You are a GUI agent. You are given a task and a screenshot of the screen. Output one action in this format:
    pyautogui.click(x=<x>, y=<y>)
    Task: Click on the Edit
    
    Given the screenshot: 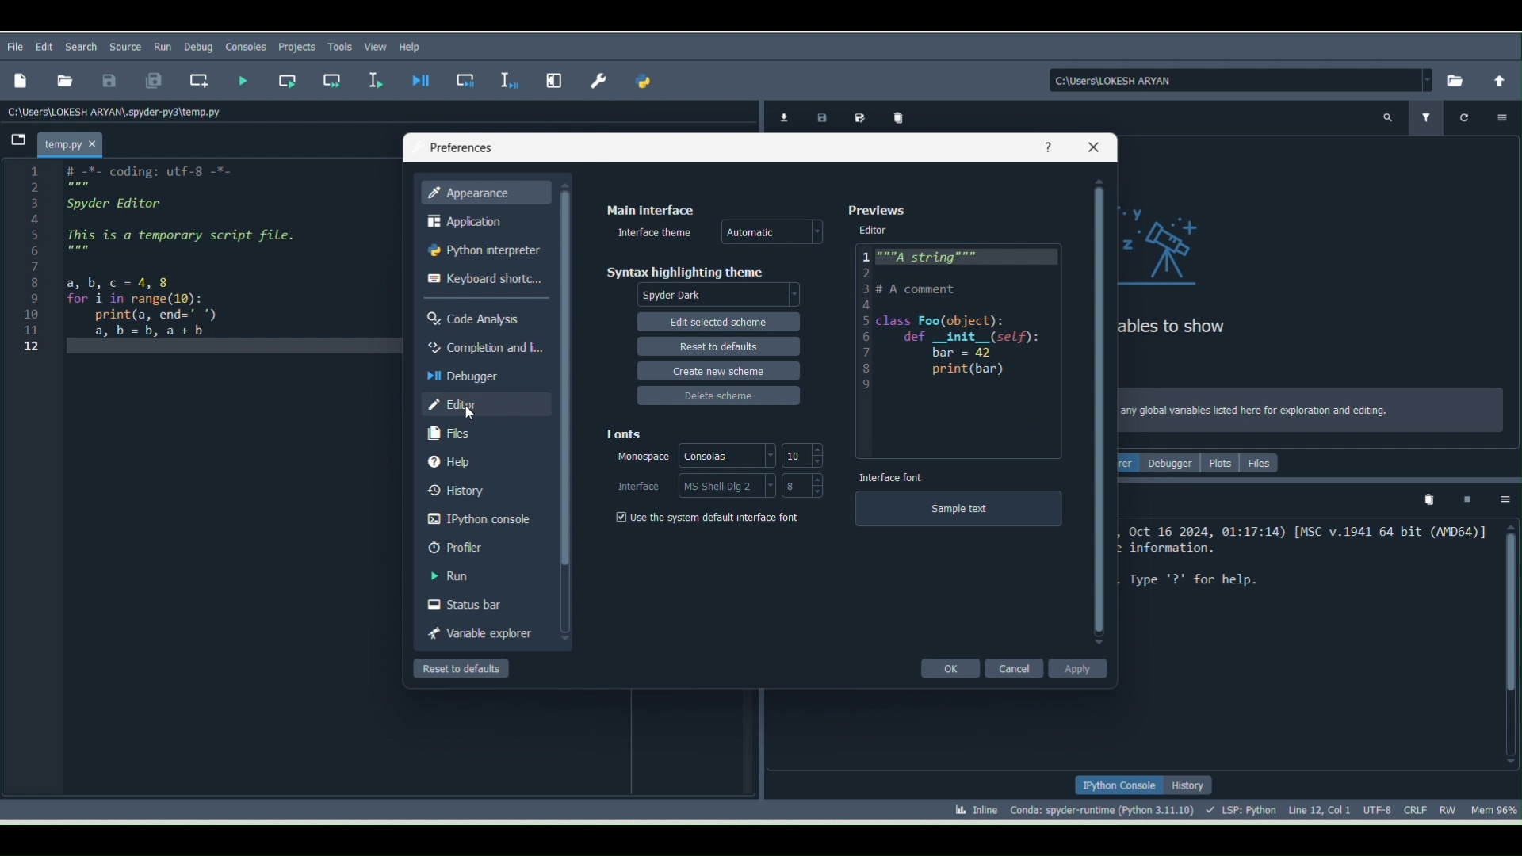 What is the action you would take?
    pyautogui.click(x=47, y=47)
    